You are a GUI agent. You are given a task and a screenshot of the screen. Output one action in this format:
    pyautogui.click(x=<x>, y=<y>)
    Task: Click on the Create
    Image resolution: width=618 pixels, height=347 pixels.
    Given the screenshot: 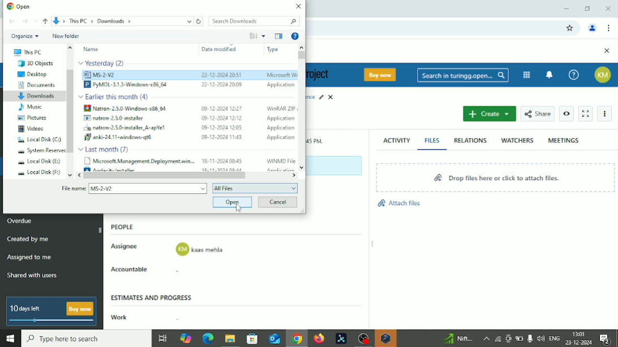 What is the action you would take?
    pyautogui.click(x=489, y=114)
    